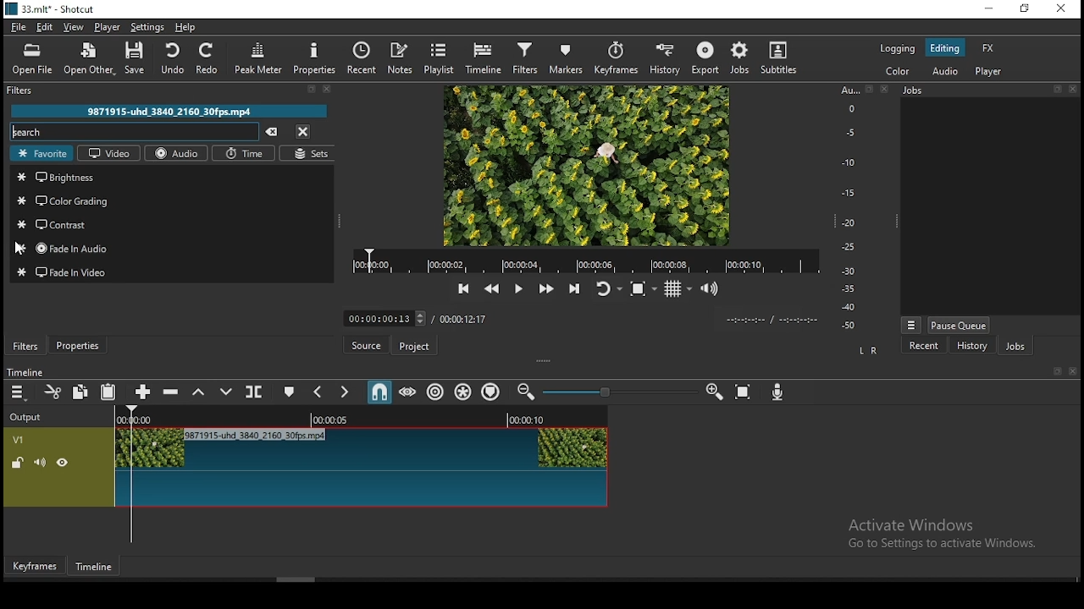  Describe the element at coordinates (913, 90) in the screenshot. I see `` at that location.